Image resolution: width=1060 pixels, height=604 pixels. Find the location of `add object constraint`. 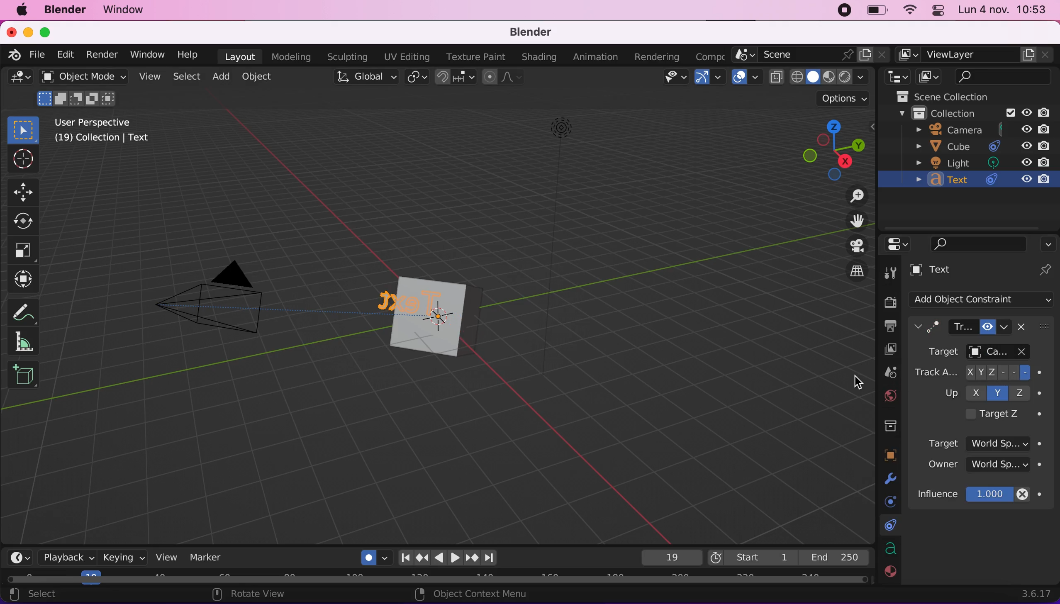

add object constraint is located at coordinates (985, 300).